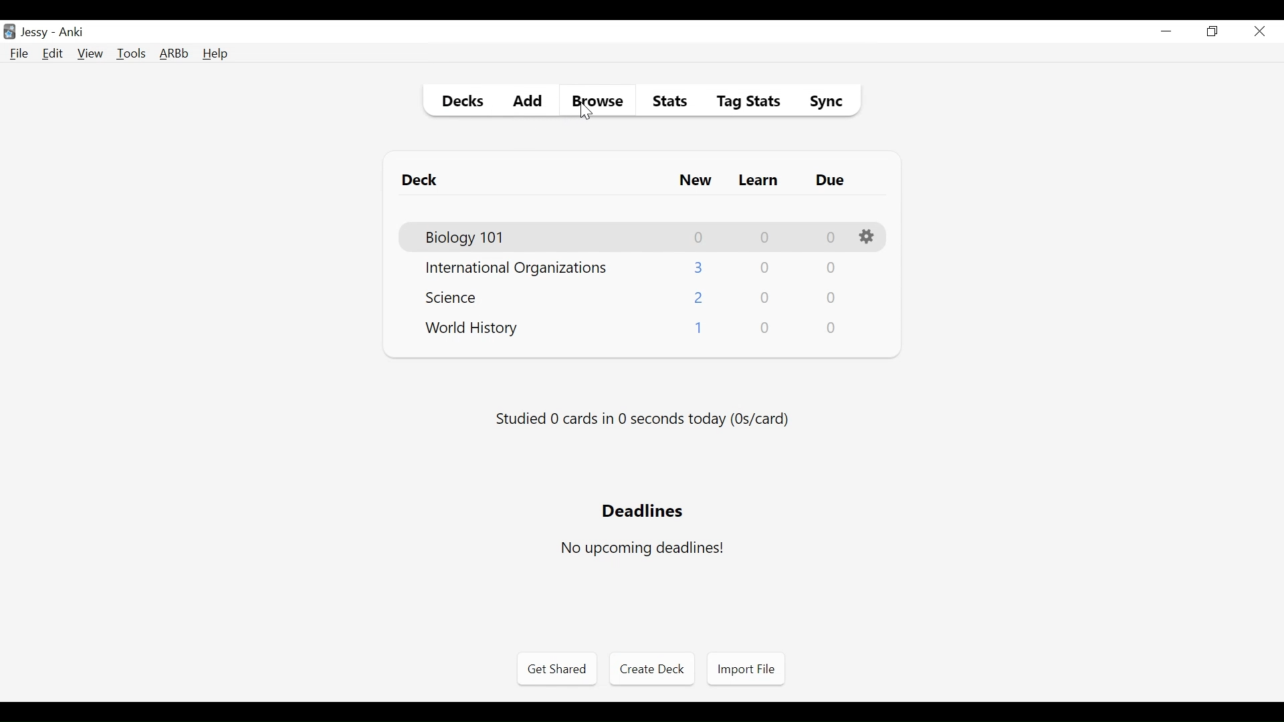 The image size is (1284, 722). Describe the element at coordinates (764, 268) in the screenshot. I see `Learn Card Count` at that location.